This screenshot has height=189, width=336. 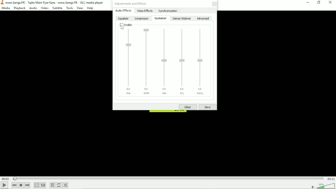 I want to click on Elapsed time, so click(x=5, y=179).